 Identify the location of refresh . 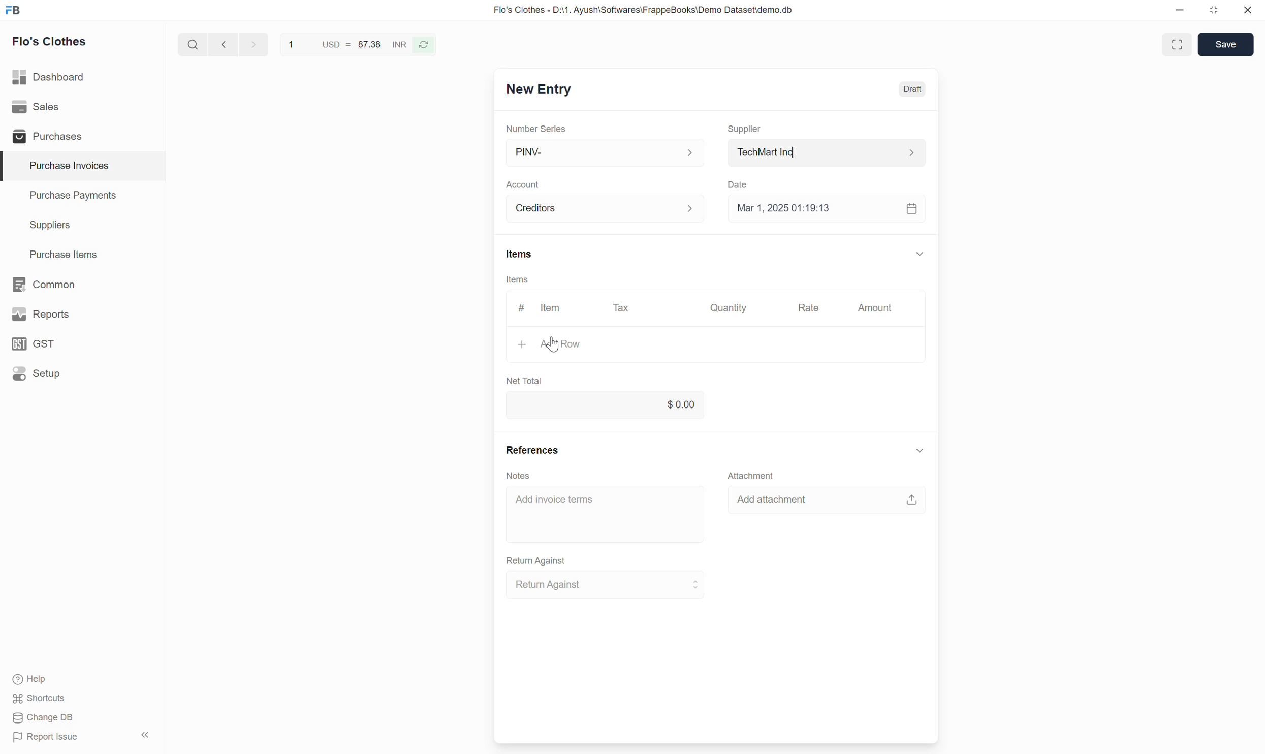
(425, 44).